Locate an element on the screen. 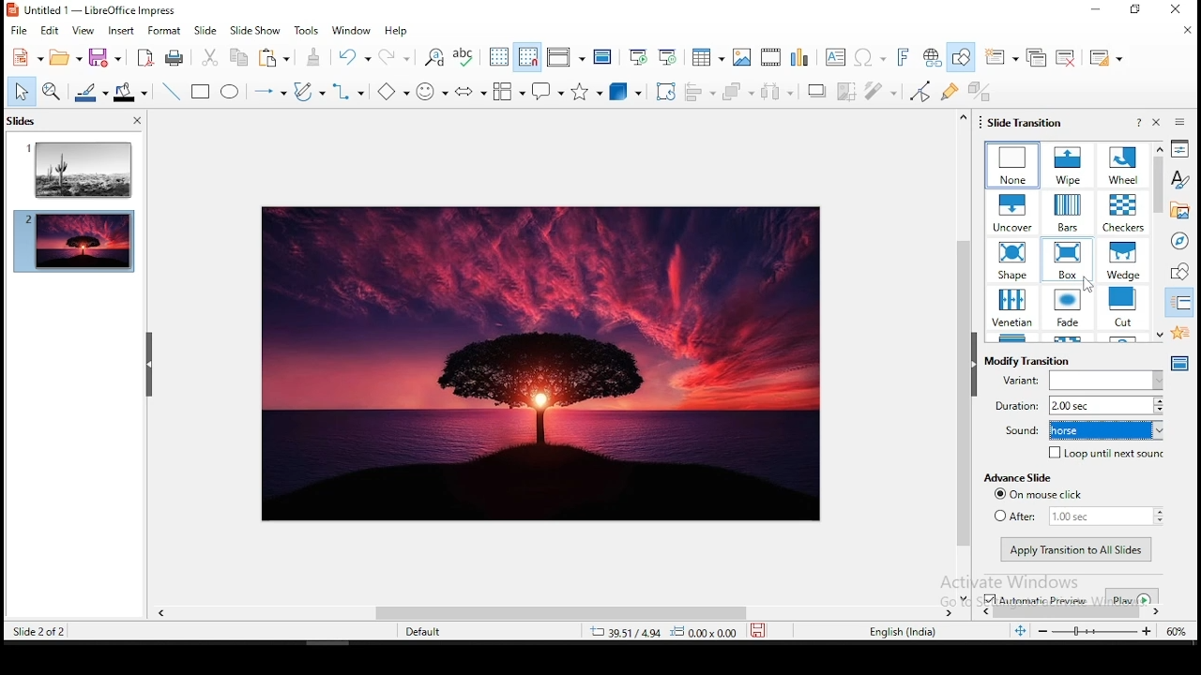 The height and width of the screenshot is (675, 1201). slide transition sound is located at coordinates (1080, 429).